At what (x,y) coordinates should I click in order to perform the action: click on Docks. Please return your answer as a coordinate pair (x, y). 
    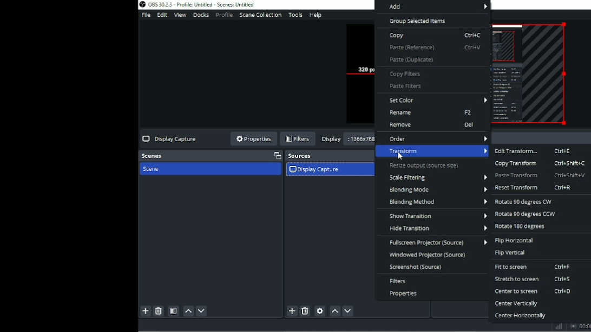
    Looking at the image, I should click on (200, 15).